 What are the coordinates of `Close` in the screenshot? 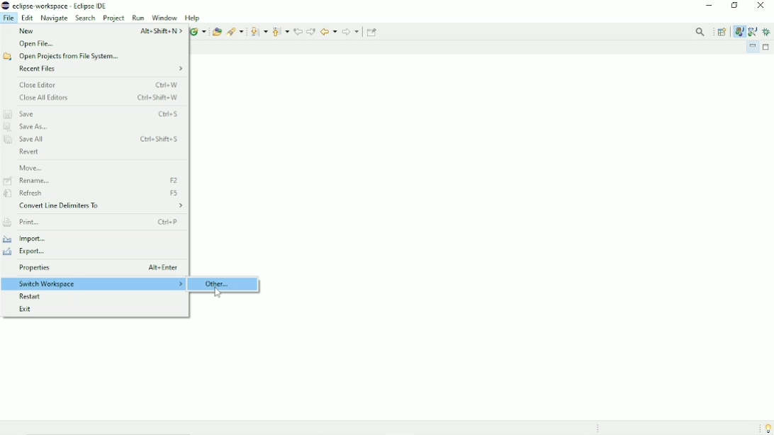 It's located at (761, 6).